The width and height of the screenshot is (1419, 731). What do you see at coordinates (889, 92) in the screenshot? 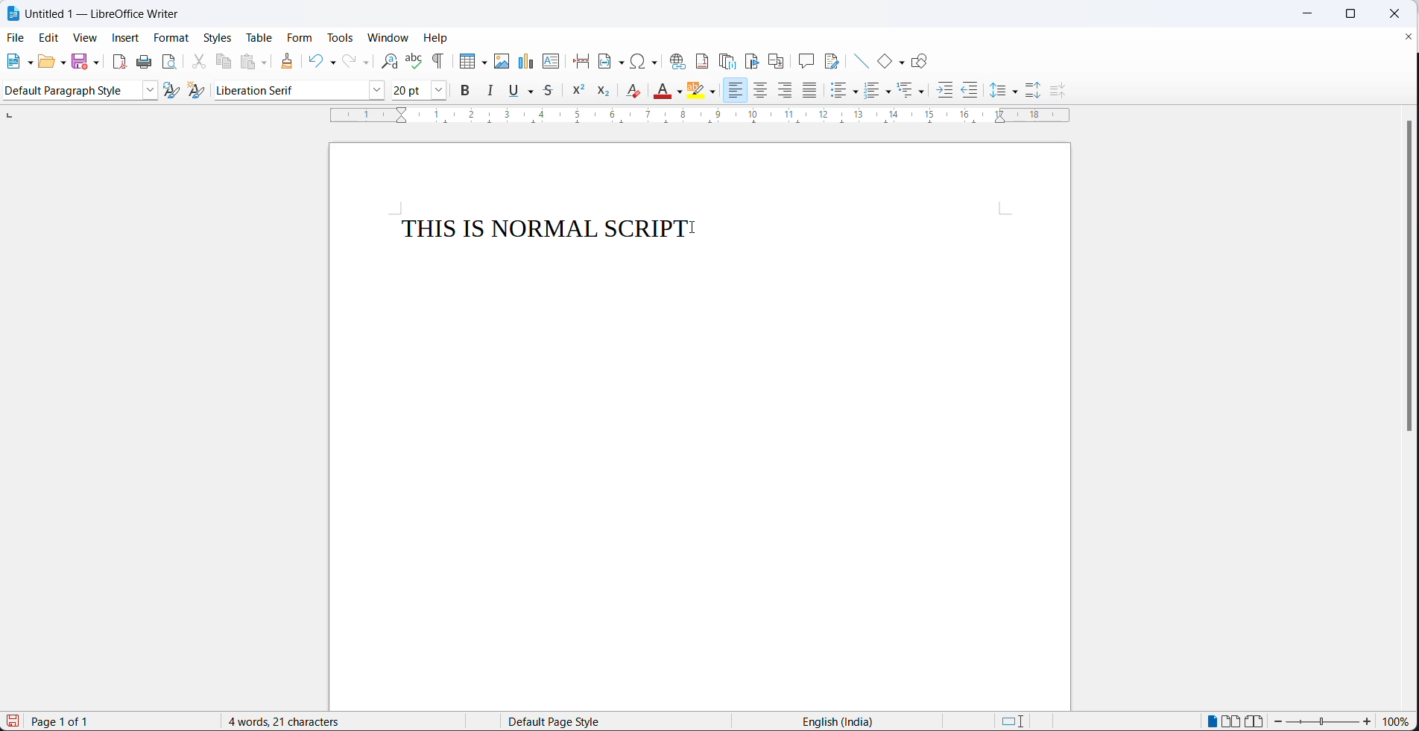
I see `toggle ordered list options` at bounding box center [889, 92].